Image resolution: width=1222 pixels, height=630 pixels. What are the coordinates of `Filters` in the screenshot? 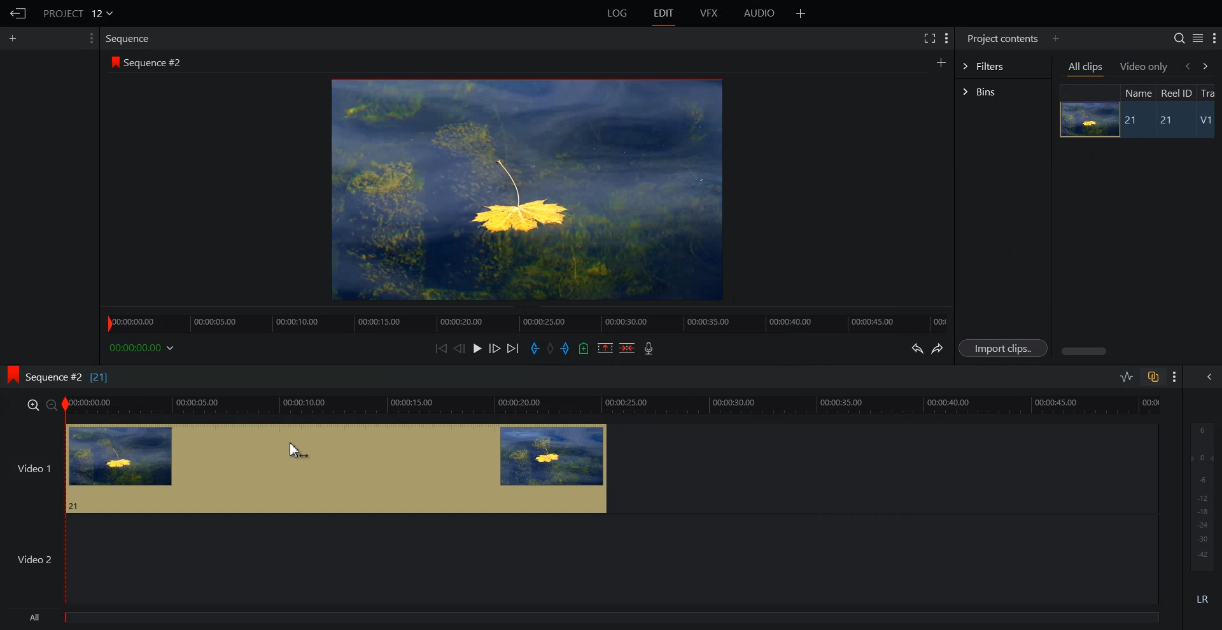 It's located at (1002, 65).